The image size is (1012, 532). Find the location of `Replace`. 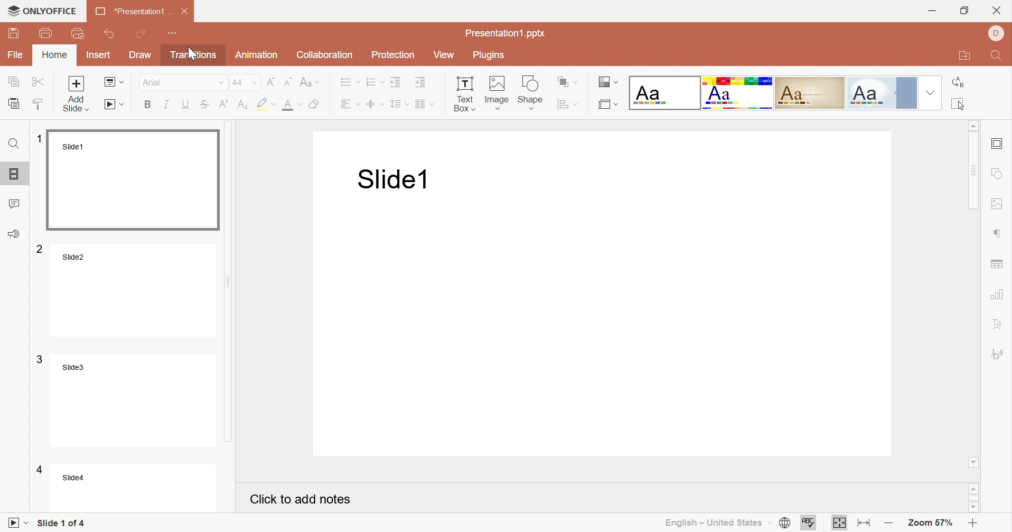

Replace is located at coordinates (961, 83).